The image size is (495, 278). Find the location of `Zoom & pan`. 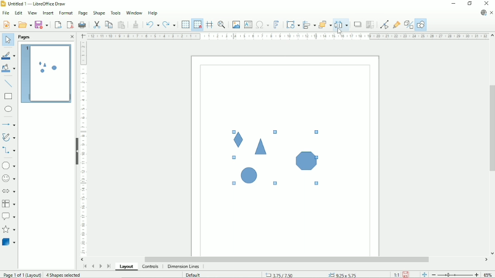

Zoom & pan is located at coordinates (222, 24).